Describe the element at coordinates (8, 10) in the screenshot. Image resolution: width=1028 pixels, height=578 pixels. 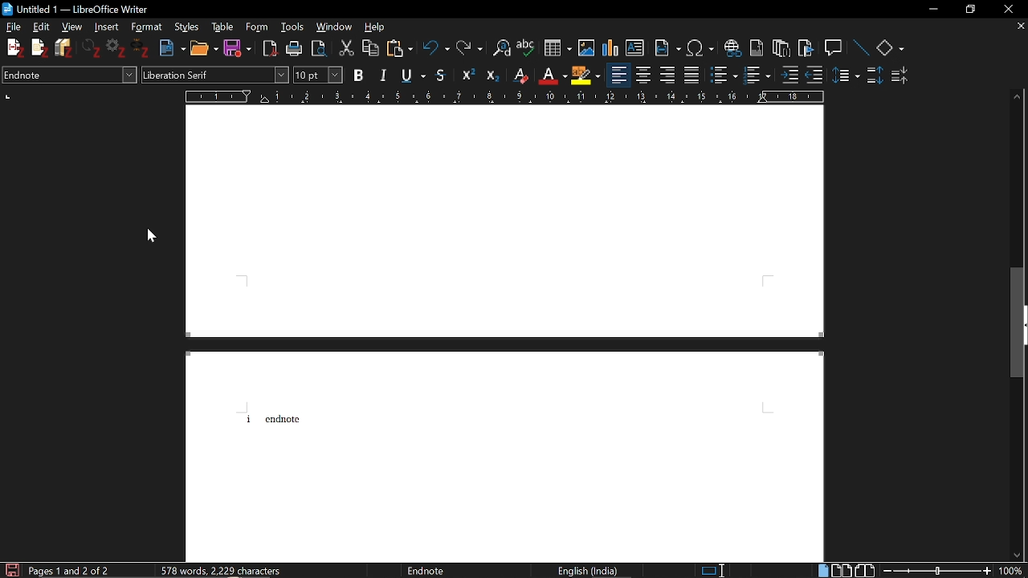
I see `icon` at that location.